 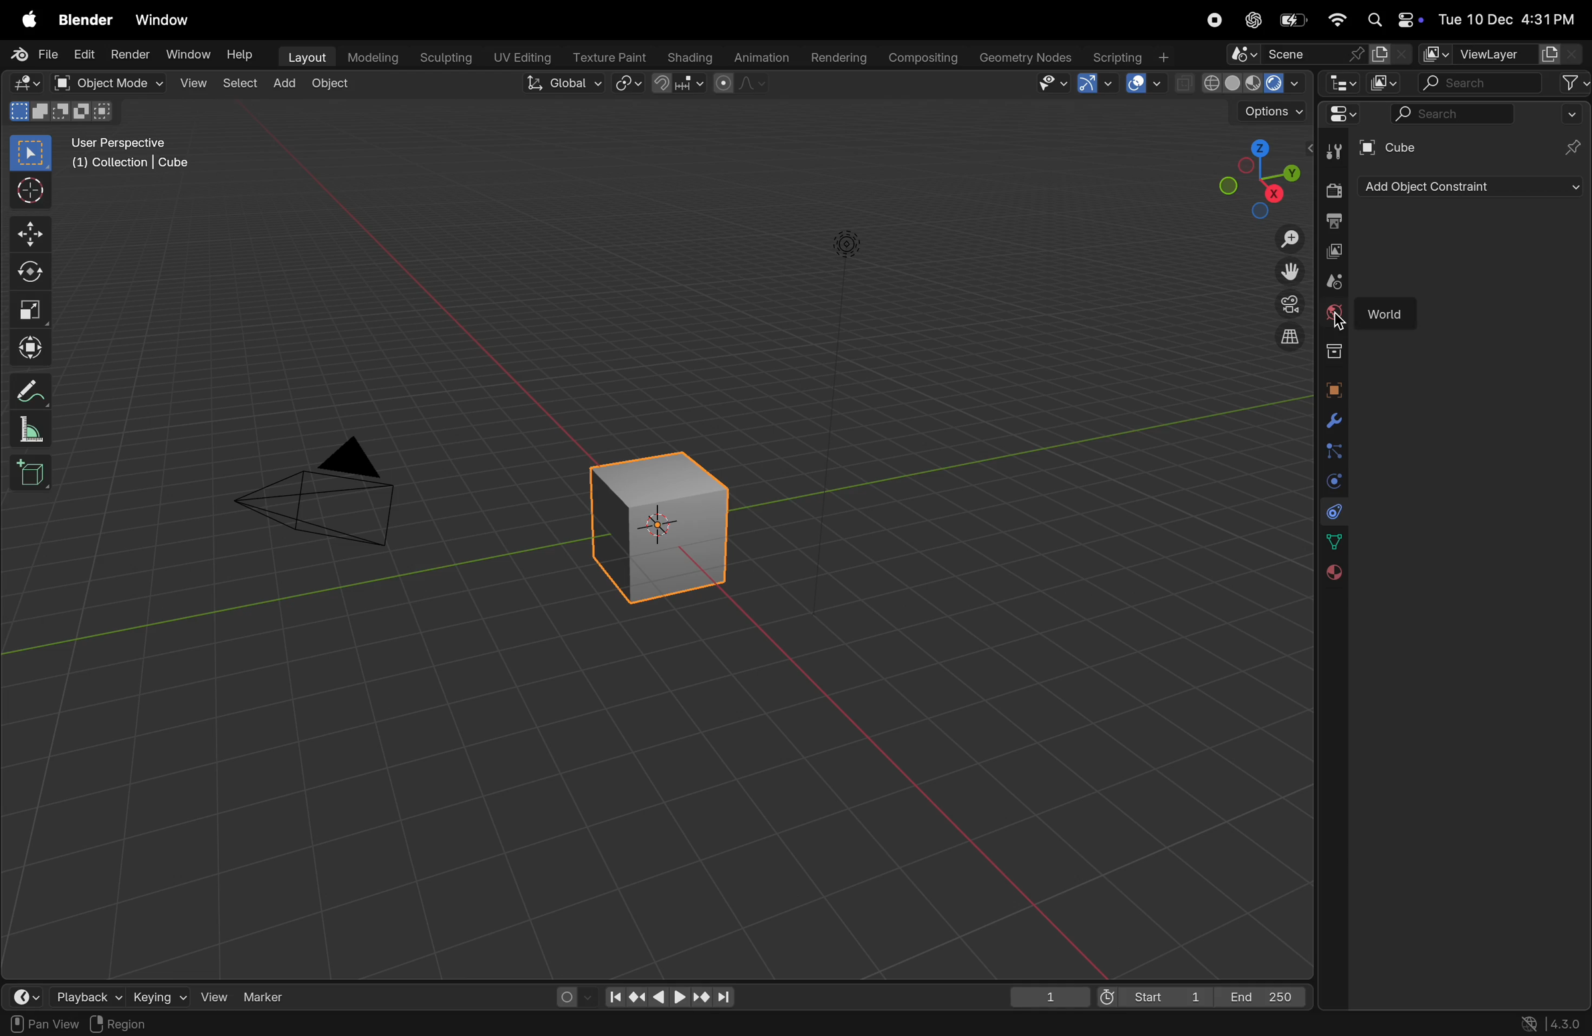 What do you see at coordinates (687, 57) in the screenshot?
I see `Shading` at bounding box center [687, 57].